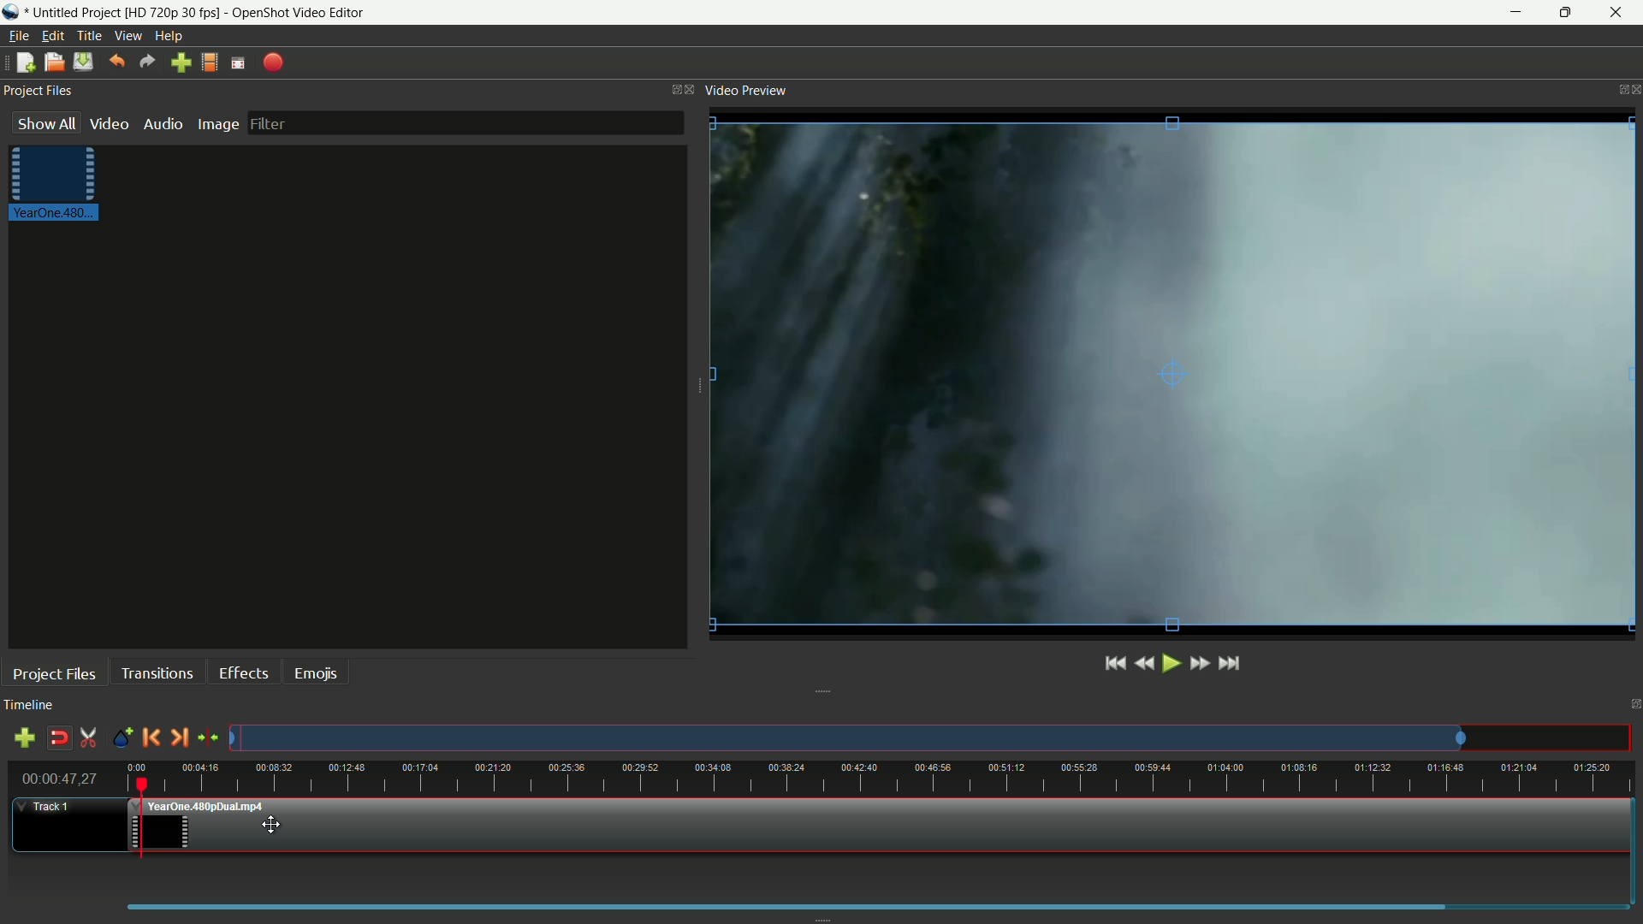  Describe the element at coordinates (26, 62) in the screenshot. I see `new file` at that location.